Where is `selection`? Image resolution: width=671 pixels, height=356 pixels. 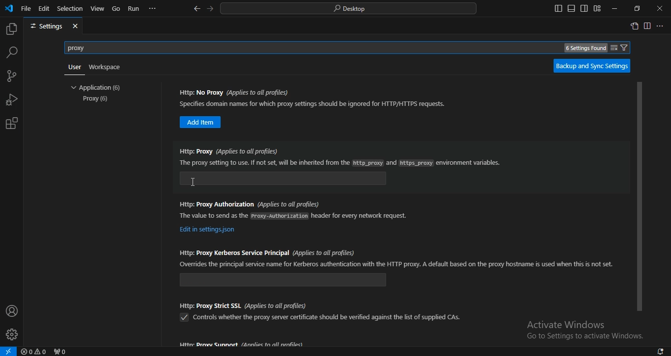 selection is located at coordinates (71, 9).